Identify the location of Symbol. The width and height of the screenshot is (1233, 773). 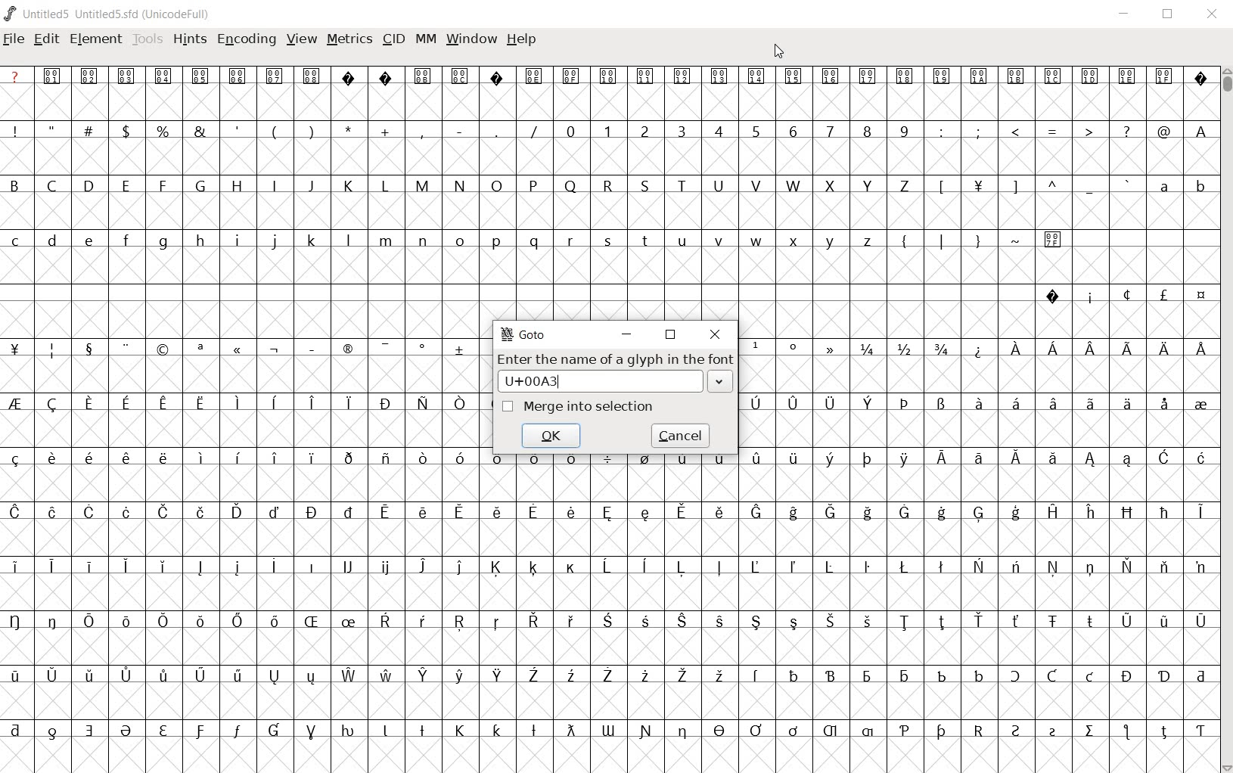
(719, 621).